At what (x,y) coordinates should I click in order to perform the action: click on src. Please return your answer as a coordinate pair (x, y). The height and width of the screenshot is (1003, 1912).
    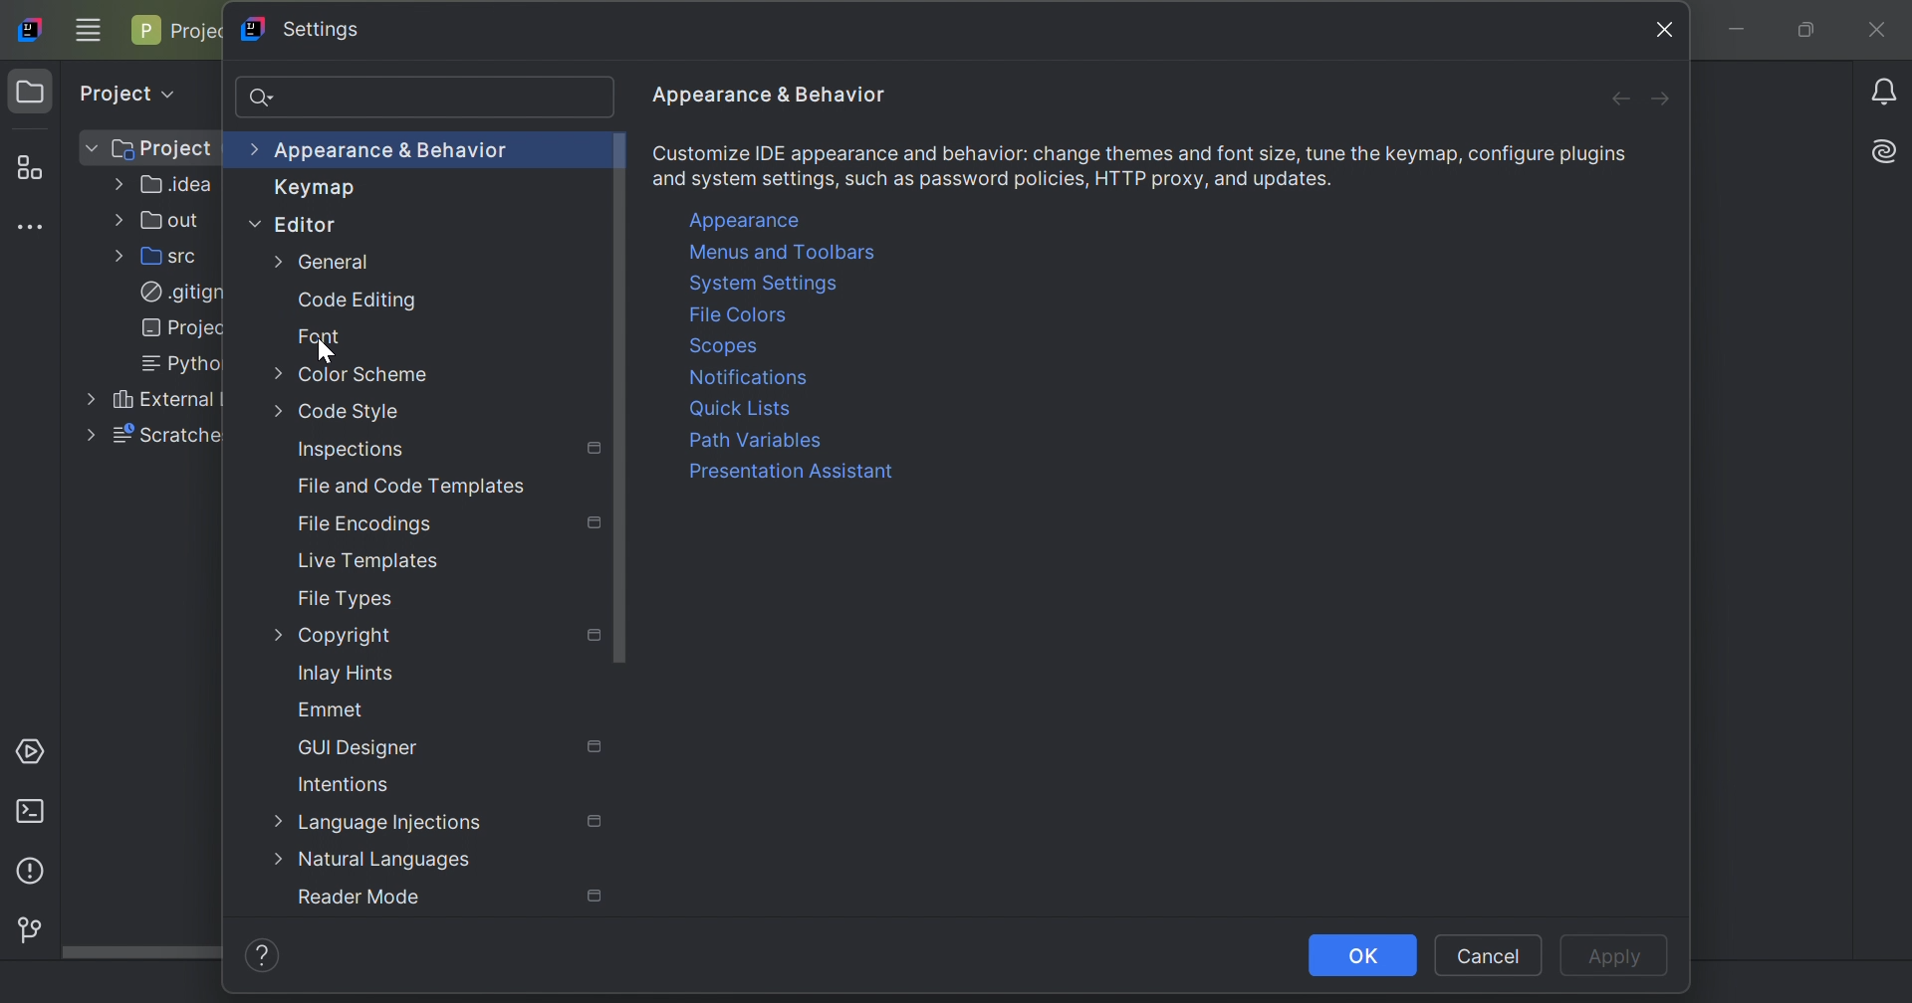
    Looking at the image, I should click on (166, 255).